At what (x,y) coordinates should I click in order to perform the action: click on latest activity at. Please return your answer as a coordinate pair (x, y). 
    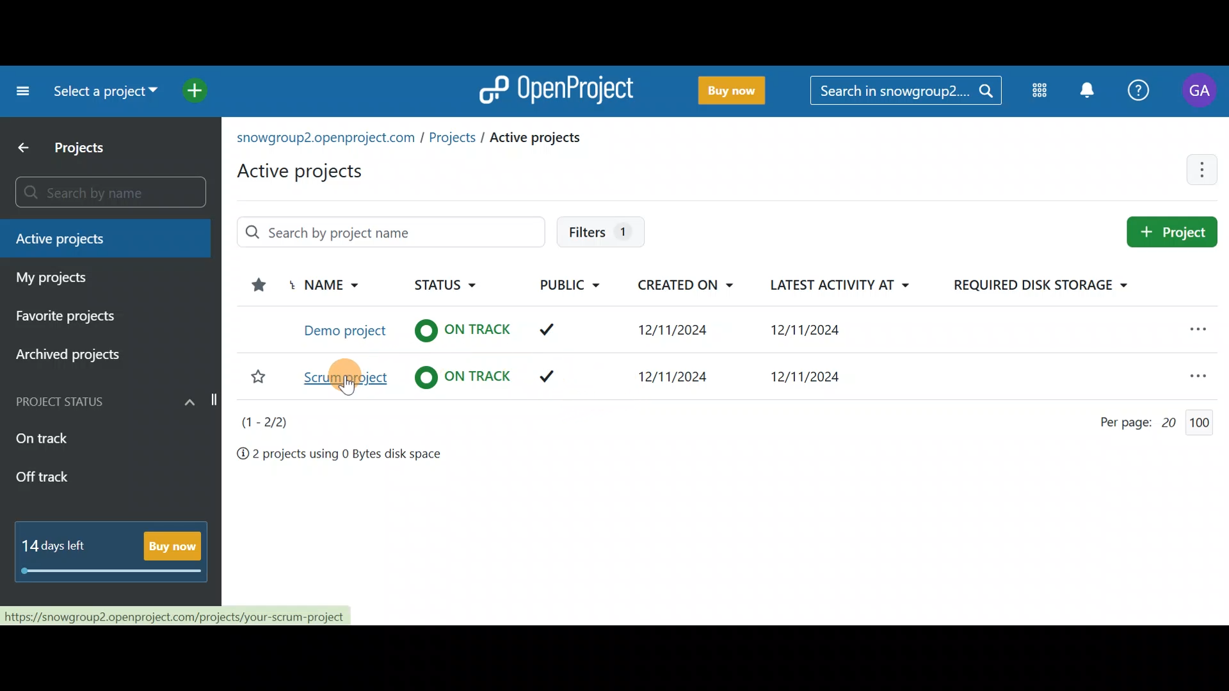
    Looking at the image, I should click on (809, 379).